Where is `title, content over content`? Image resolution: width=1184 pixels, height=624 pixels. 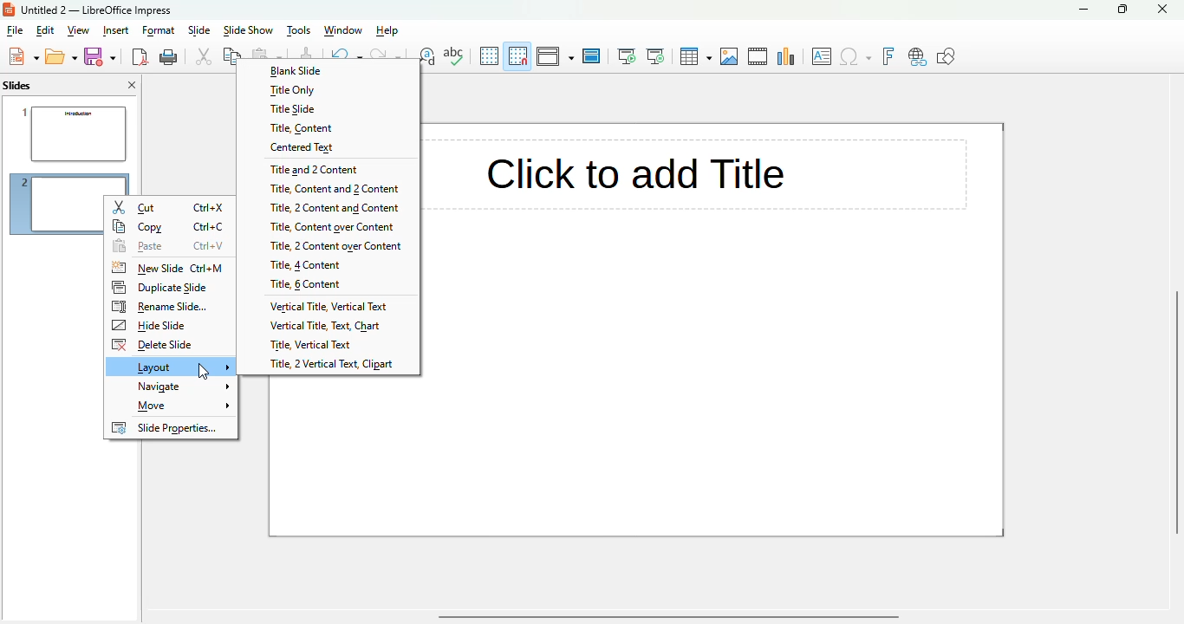
title, content over content is located at coordinates (329, 226).